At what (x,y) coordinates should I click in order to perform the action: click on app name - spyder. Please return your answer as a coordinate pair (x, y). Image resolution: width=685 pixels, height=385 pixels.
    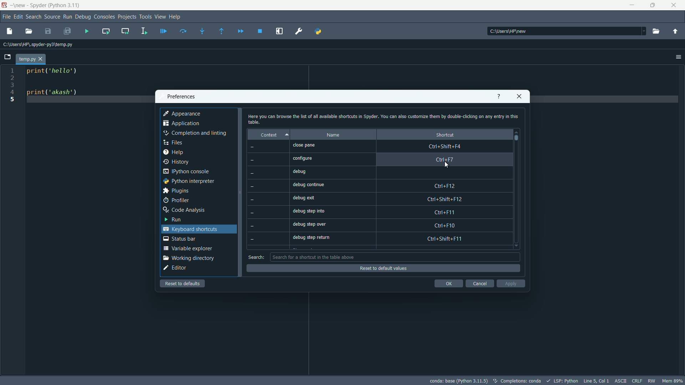
    Looking at the image, I should click on (44, 6).